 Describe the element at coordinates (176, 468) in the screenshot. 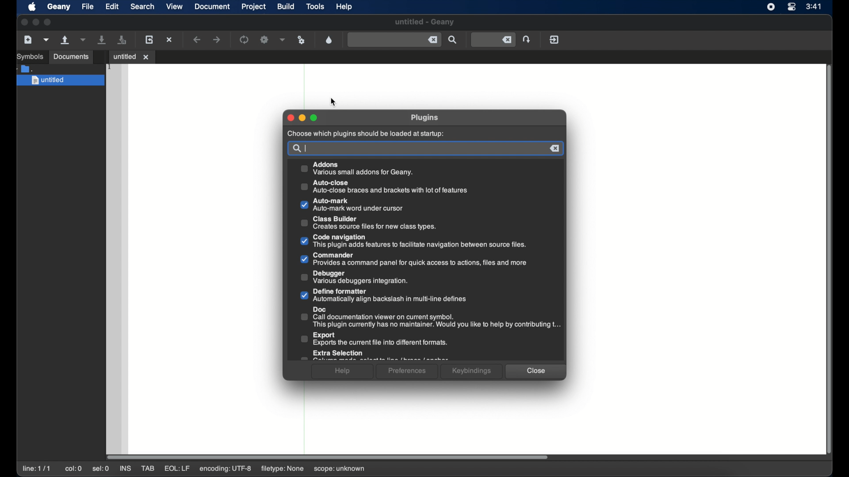

I see `eql: lf` at that location.